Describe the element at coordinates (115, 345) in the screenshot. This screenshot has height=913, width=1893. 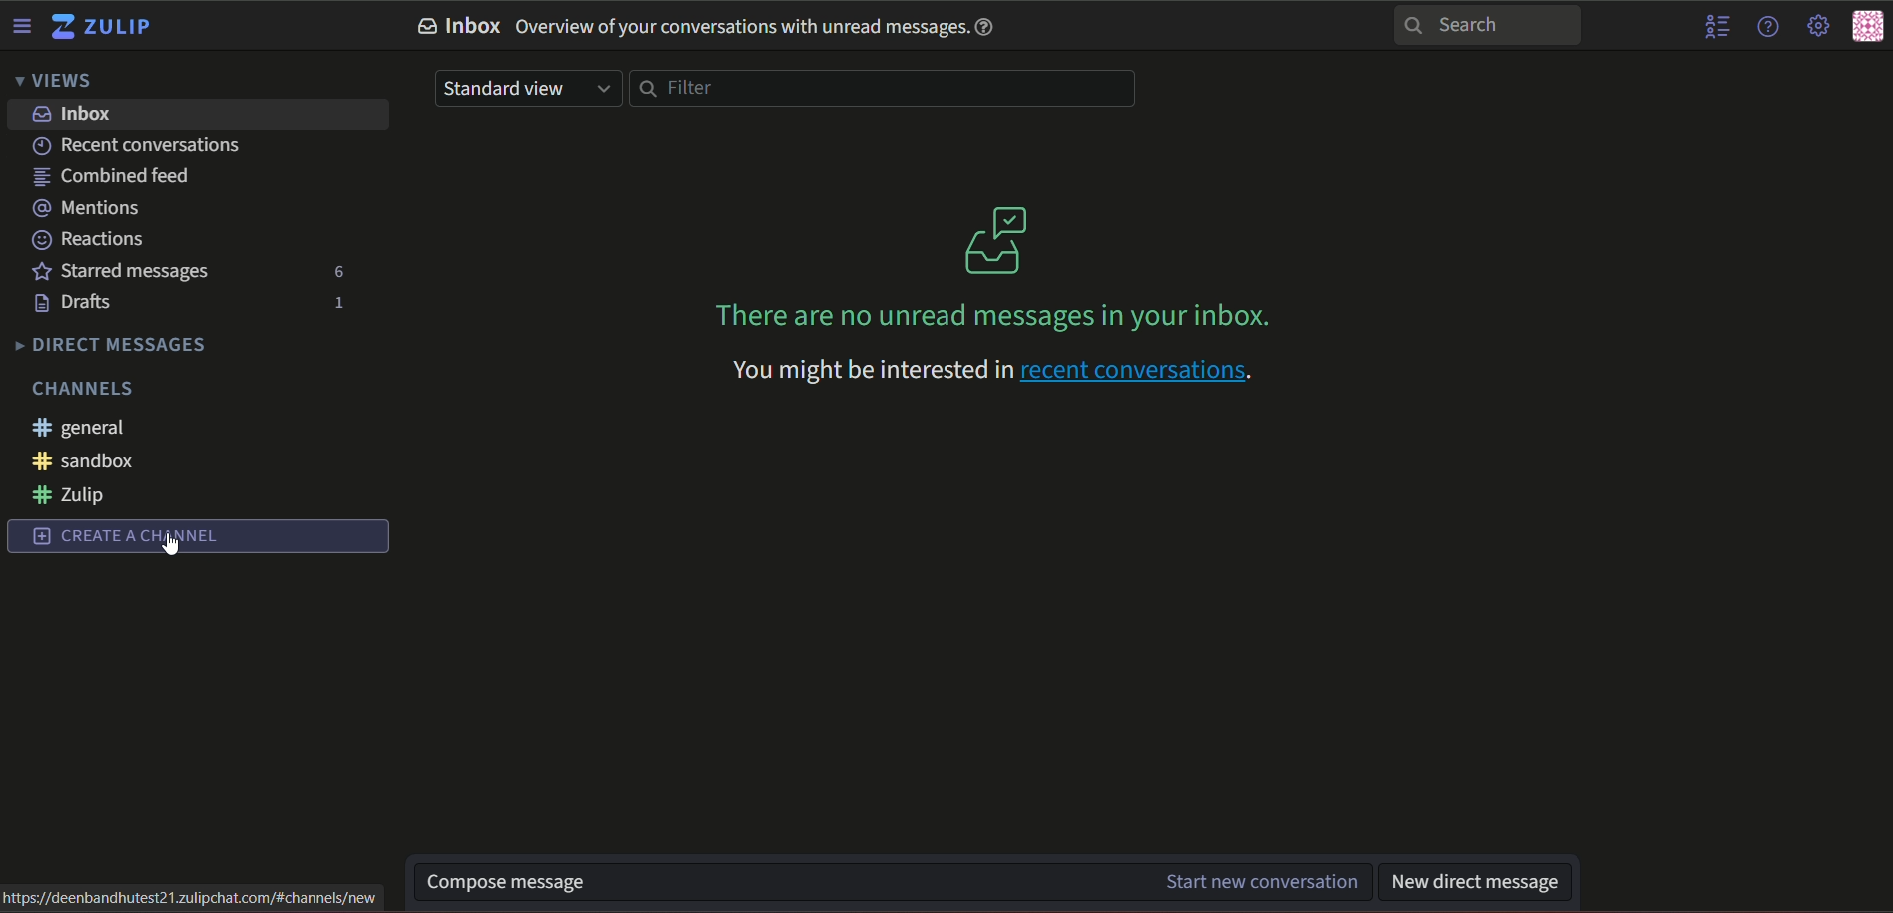
I see `direct messages` at that location.